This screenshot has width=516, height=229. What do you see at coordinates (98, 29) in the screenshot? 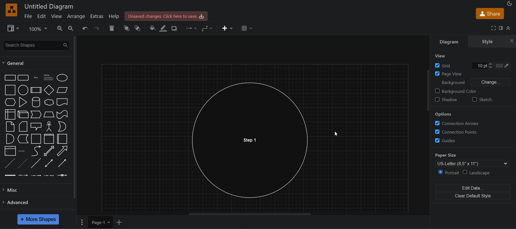
I see `undo` at bounding box center [98, 29].